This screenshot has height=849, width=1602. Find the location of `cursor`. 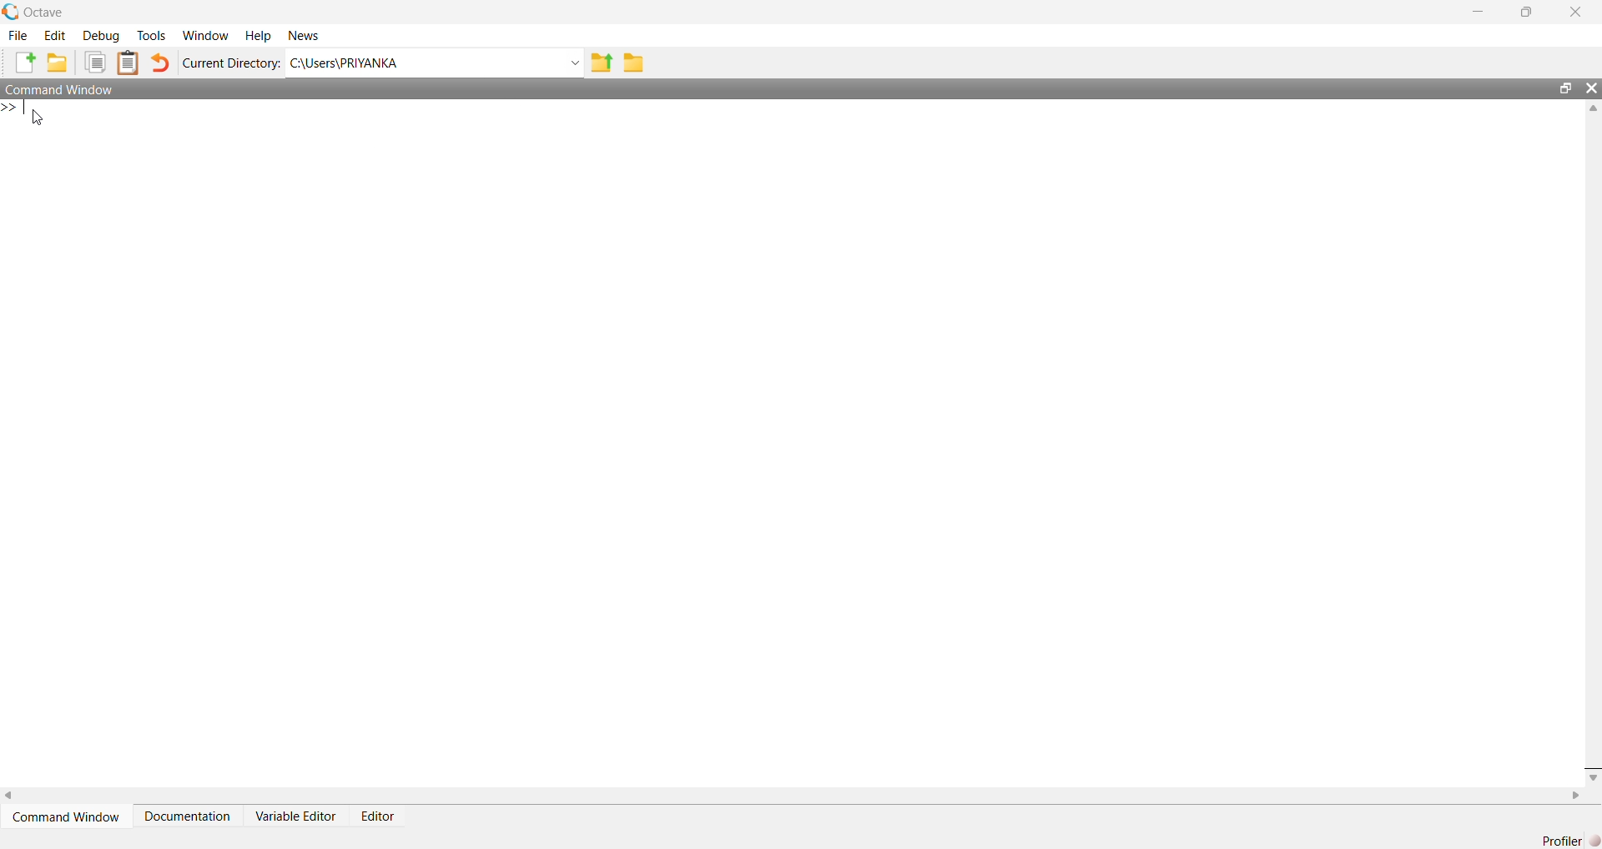

cursor is located at coordinates (38, 119).